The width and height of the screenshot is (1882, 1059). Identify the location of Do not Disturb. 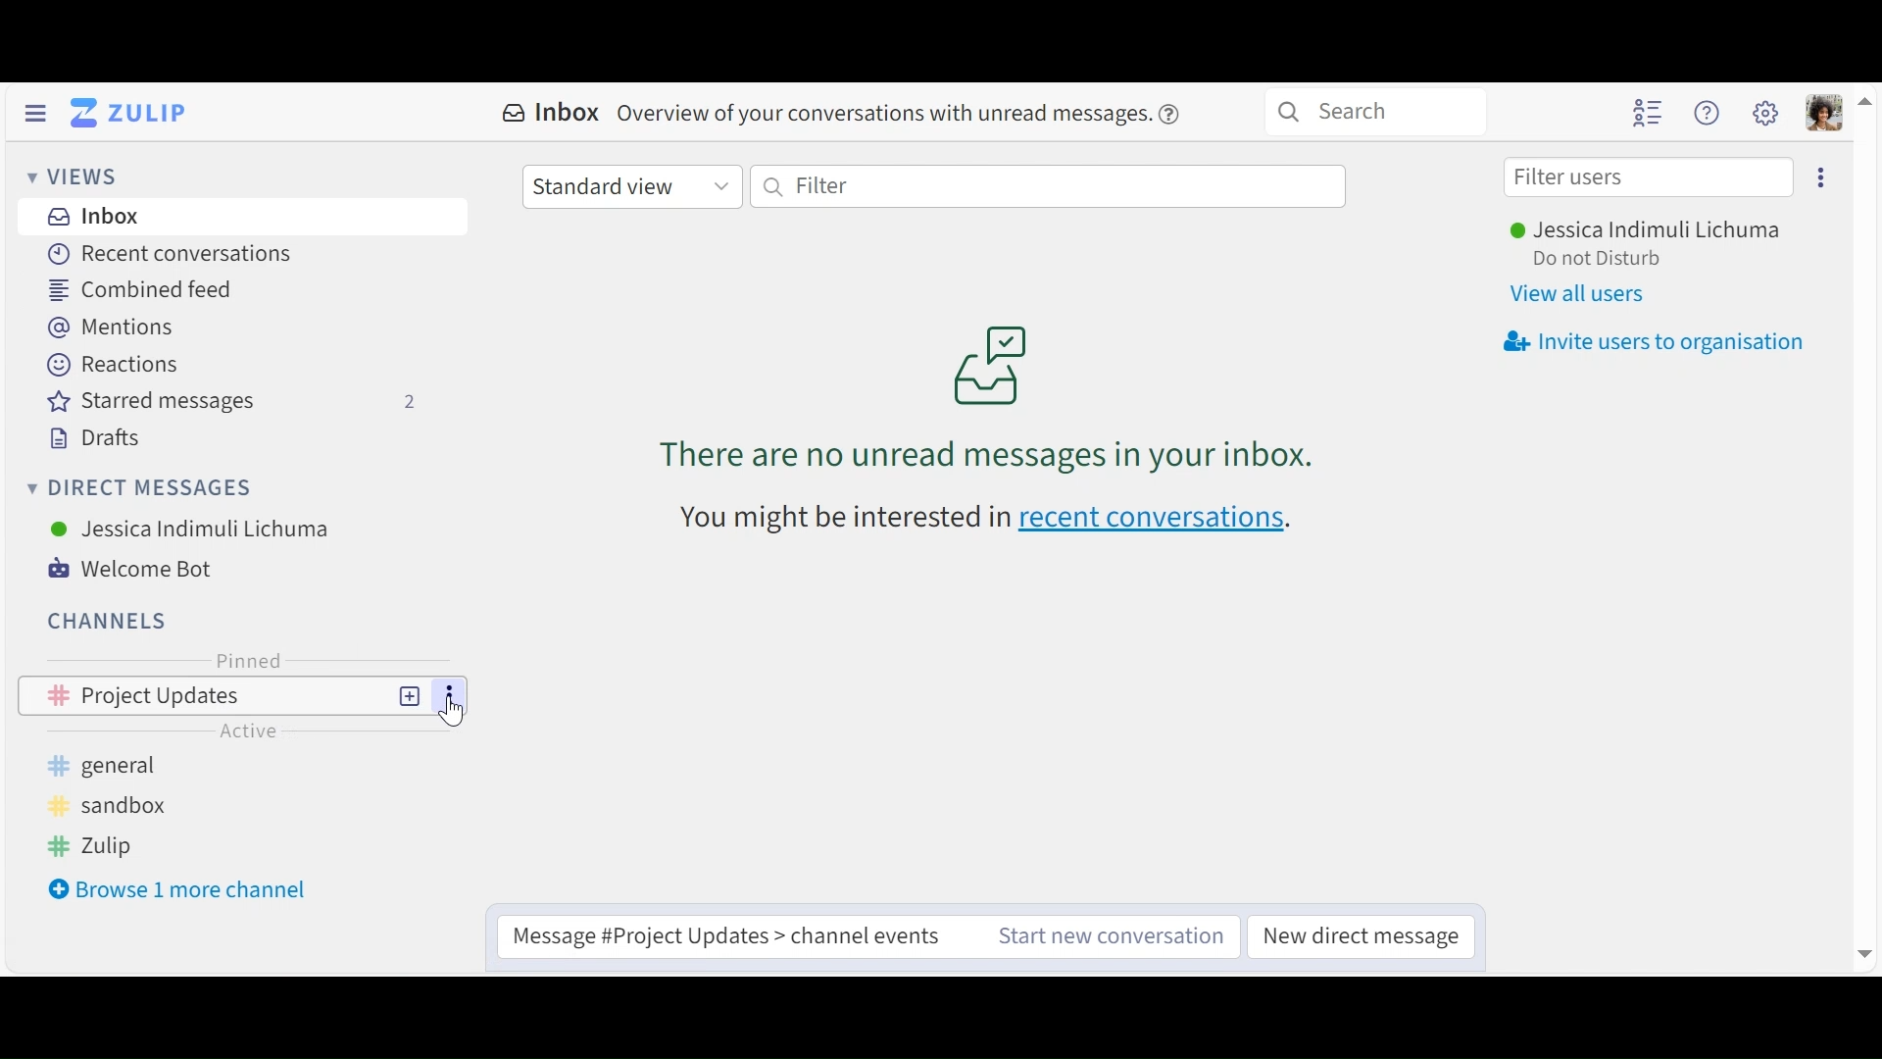
(1596, 260).